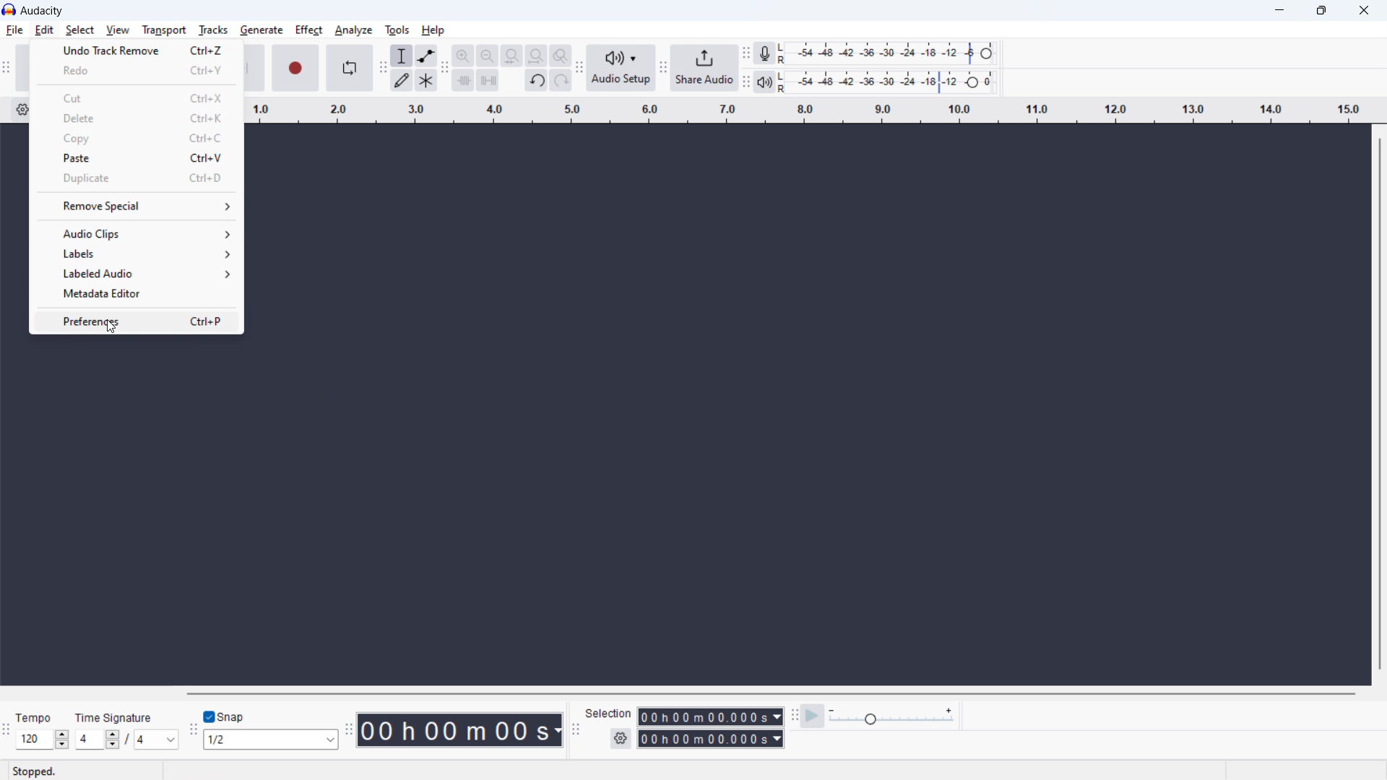  Describe the element at coordinates (349, 67) in the screenshot. I see `enable loop` at that location.